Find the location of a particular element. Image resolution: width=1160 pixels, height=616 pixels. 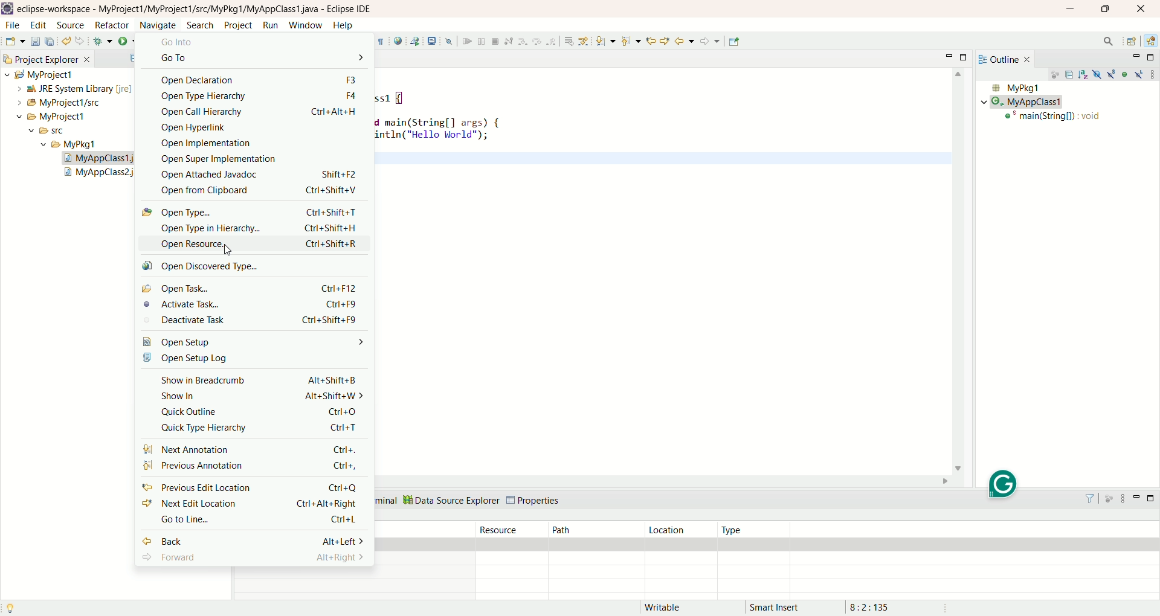

project1/src is located at coordinates (53, 103).